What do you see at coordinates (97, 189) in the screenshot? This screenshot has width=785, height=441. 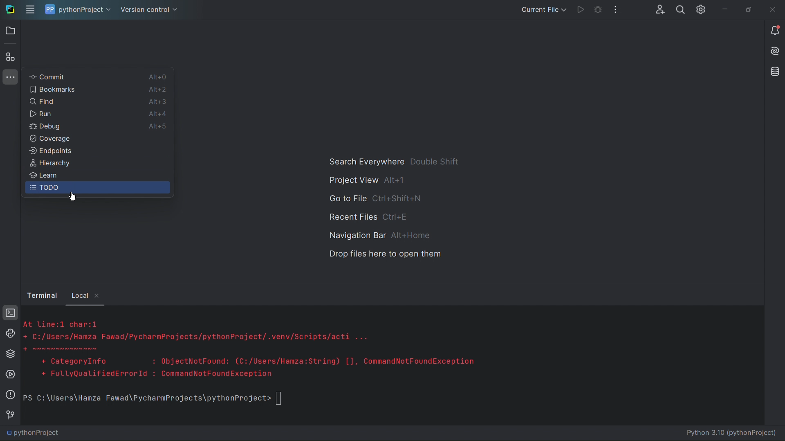 I see `Todo` at bounding box center [97, 189].